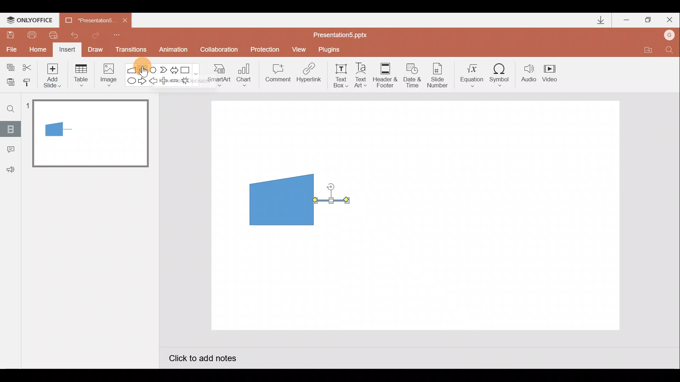  What do you see at coordinates (670, 36) in the screenshot?
I see `Account name` at bounding box center [670, 36].